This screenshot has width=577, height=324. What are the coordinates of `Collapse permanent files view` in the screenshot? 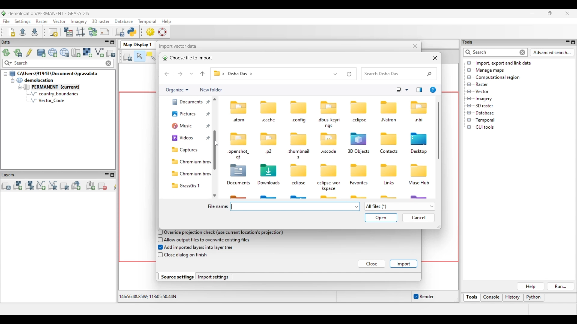 It's located at (20, 88).